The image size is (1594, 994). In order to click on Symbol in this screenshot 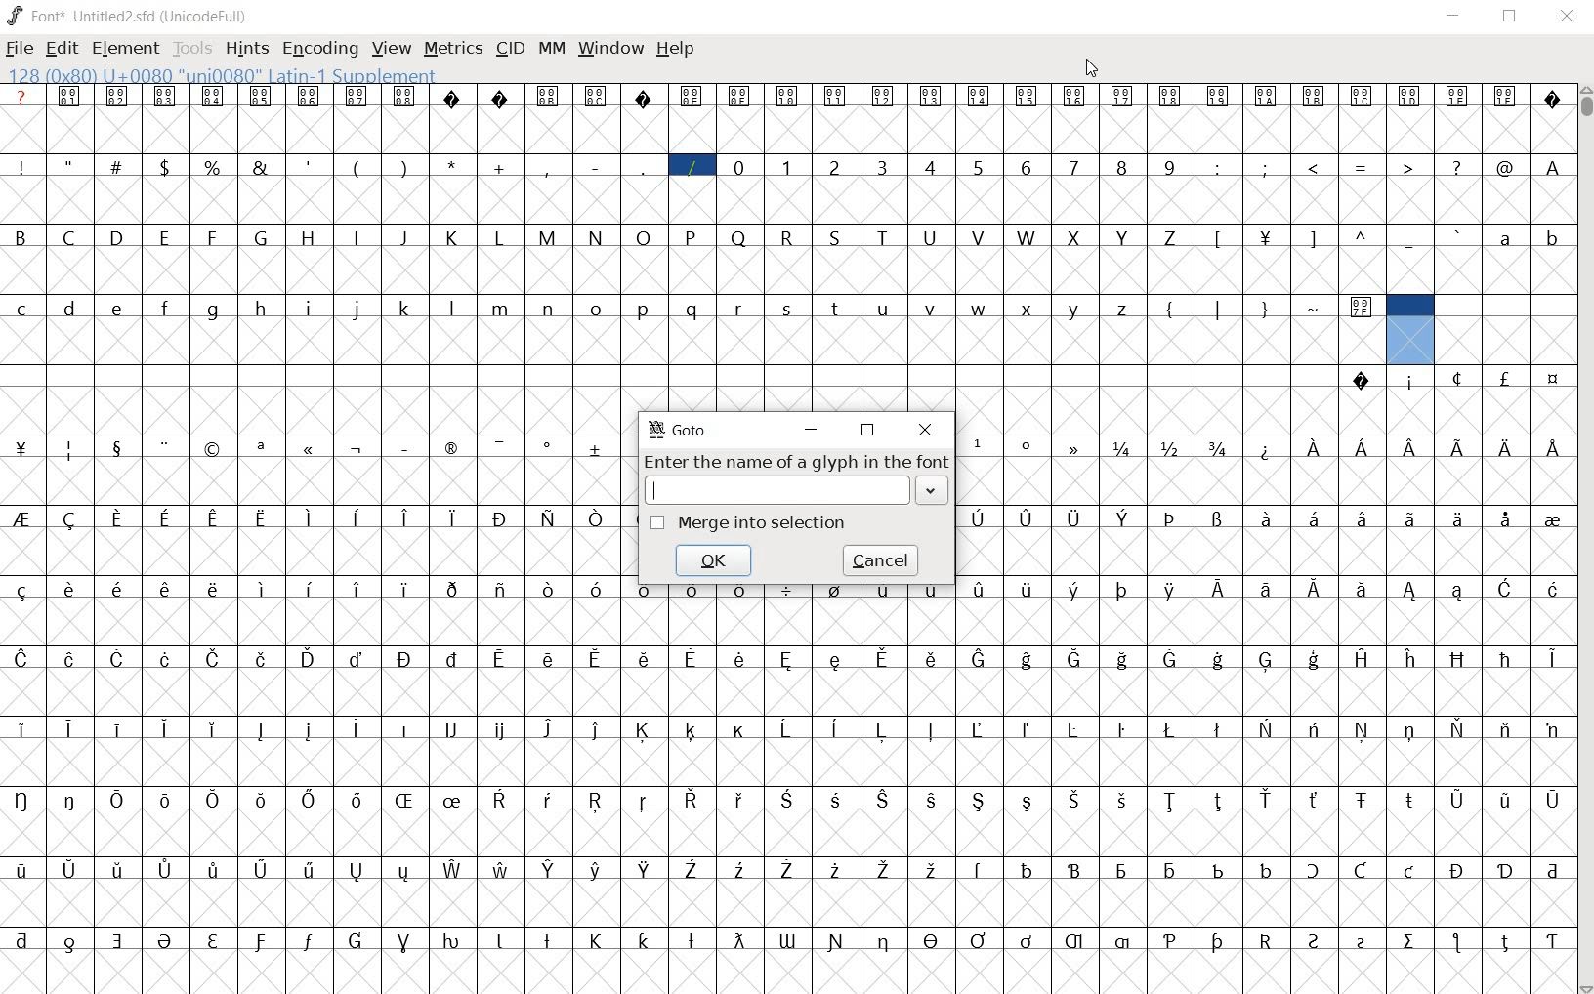, I will do `click(503, 938)`.